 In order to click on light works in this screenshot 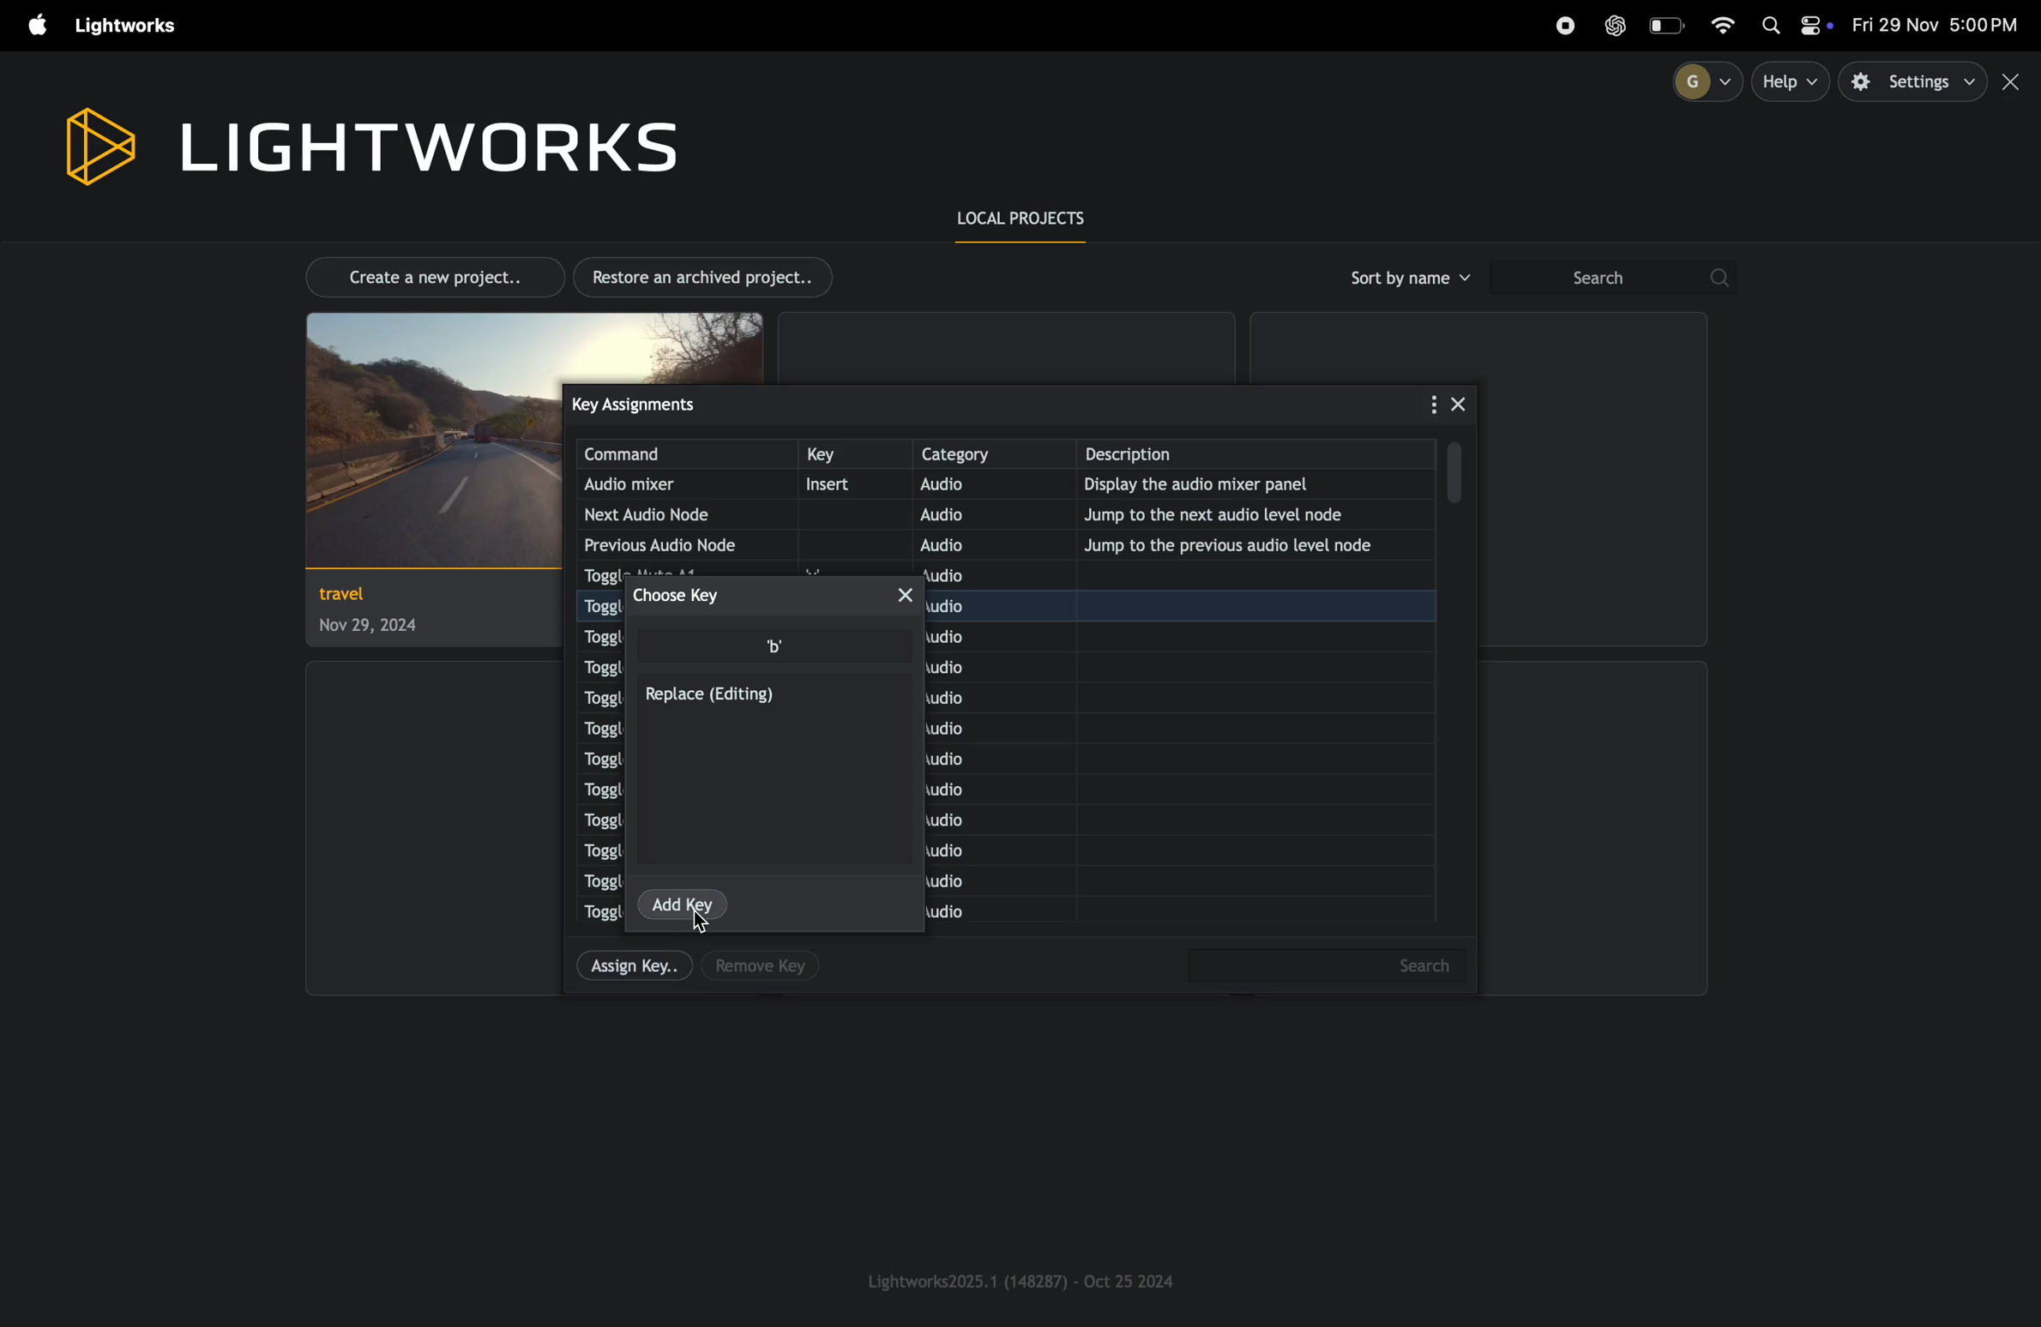, I will do `click(368, 142)`.